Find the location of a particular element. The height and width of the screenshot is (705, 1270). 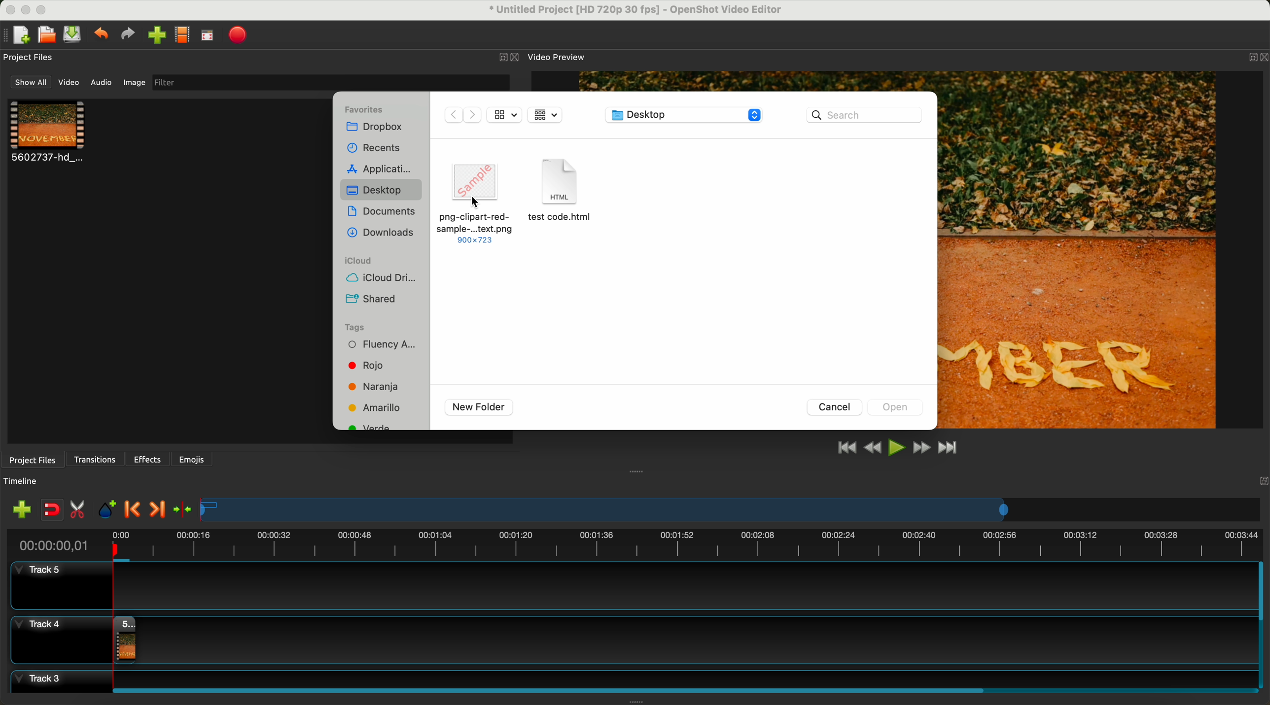

track 3 is located at coordinates (630, 677).